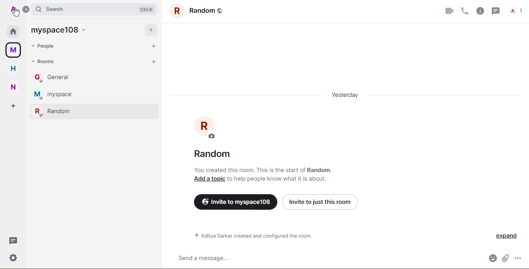  What do you see at coordinates (505, 258) in the screenshot?
I see `attach` at bounding box center [505, 258].